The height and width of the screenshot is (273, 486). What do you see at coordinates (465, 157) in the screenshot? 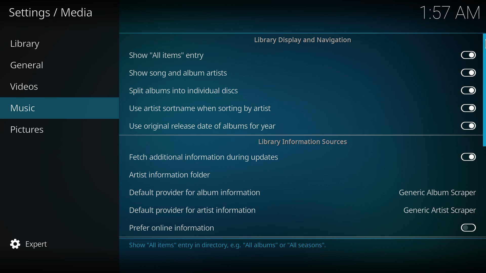
I see `enabled` at bounding box center [465, 157].